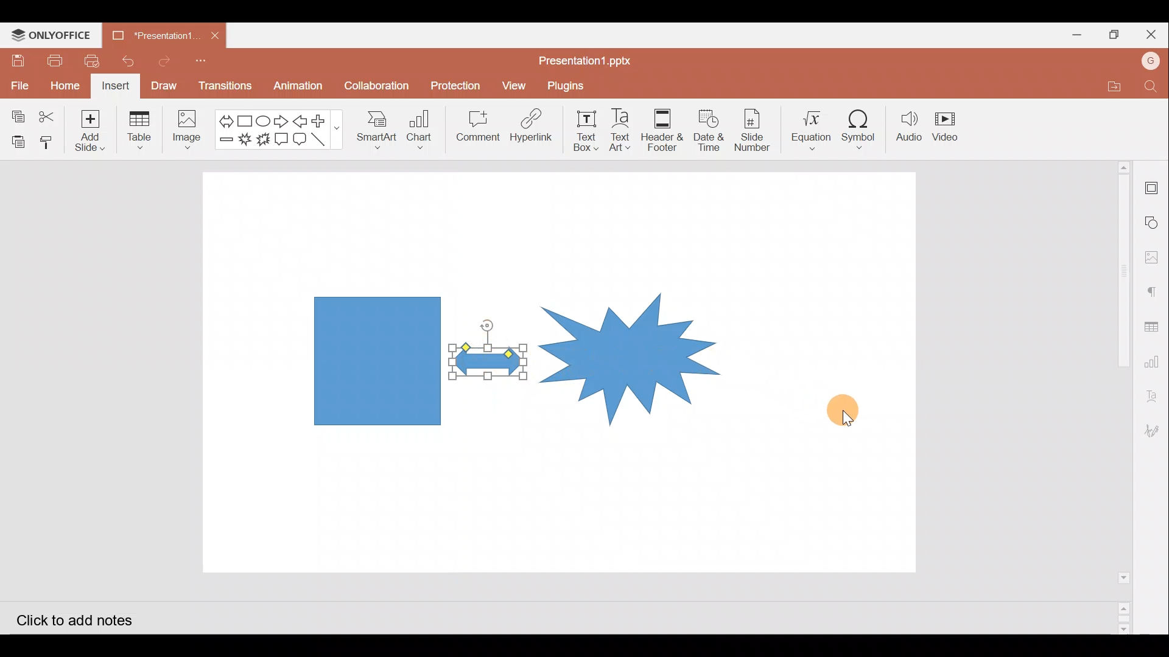 The height and width of the screenshot is (657, 1169). What do you see at coordinates (17, 60) in the screenshot?
I see `Save` at bounding box center [17, 60].